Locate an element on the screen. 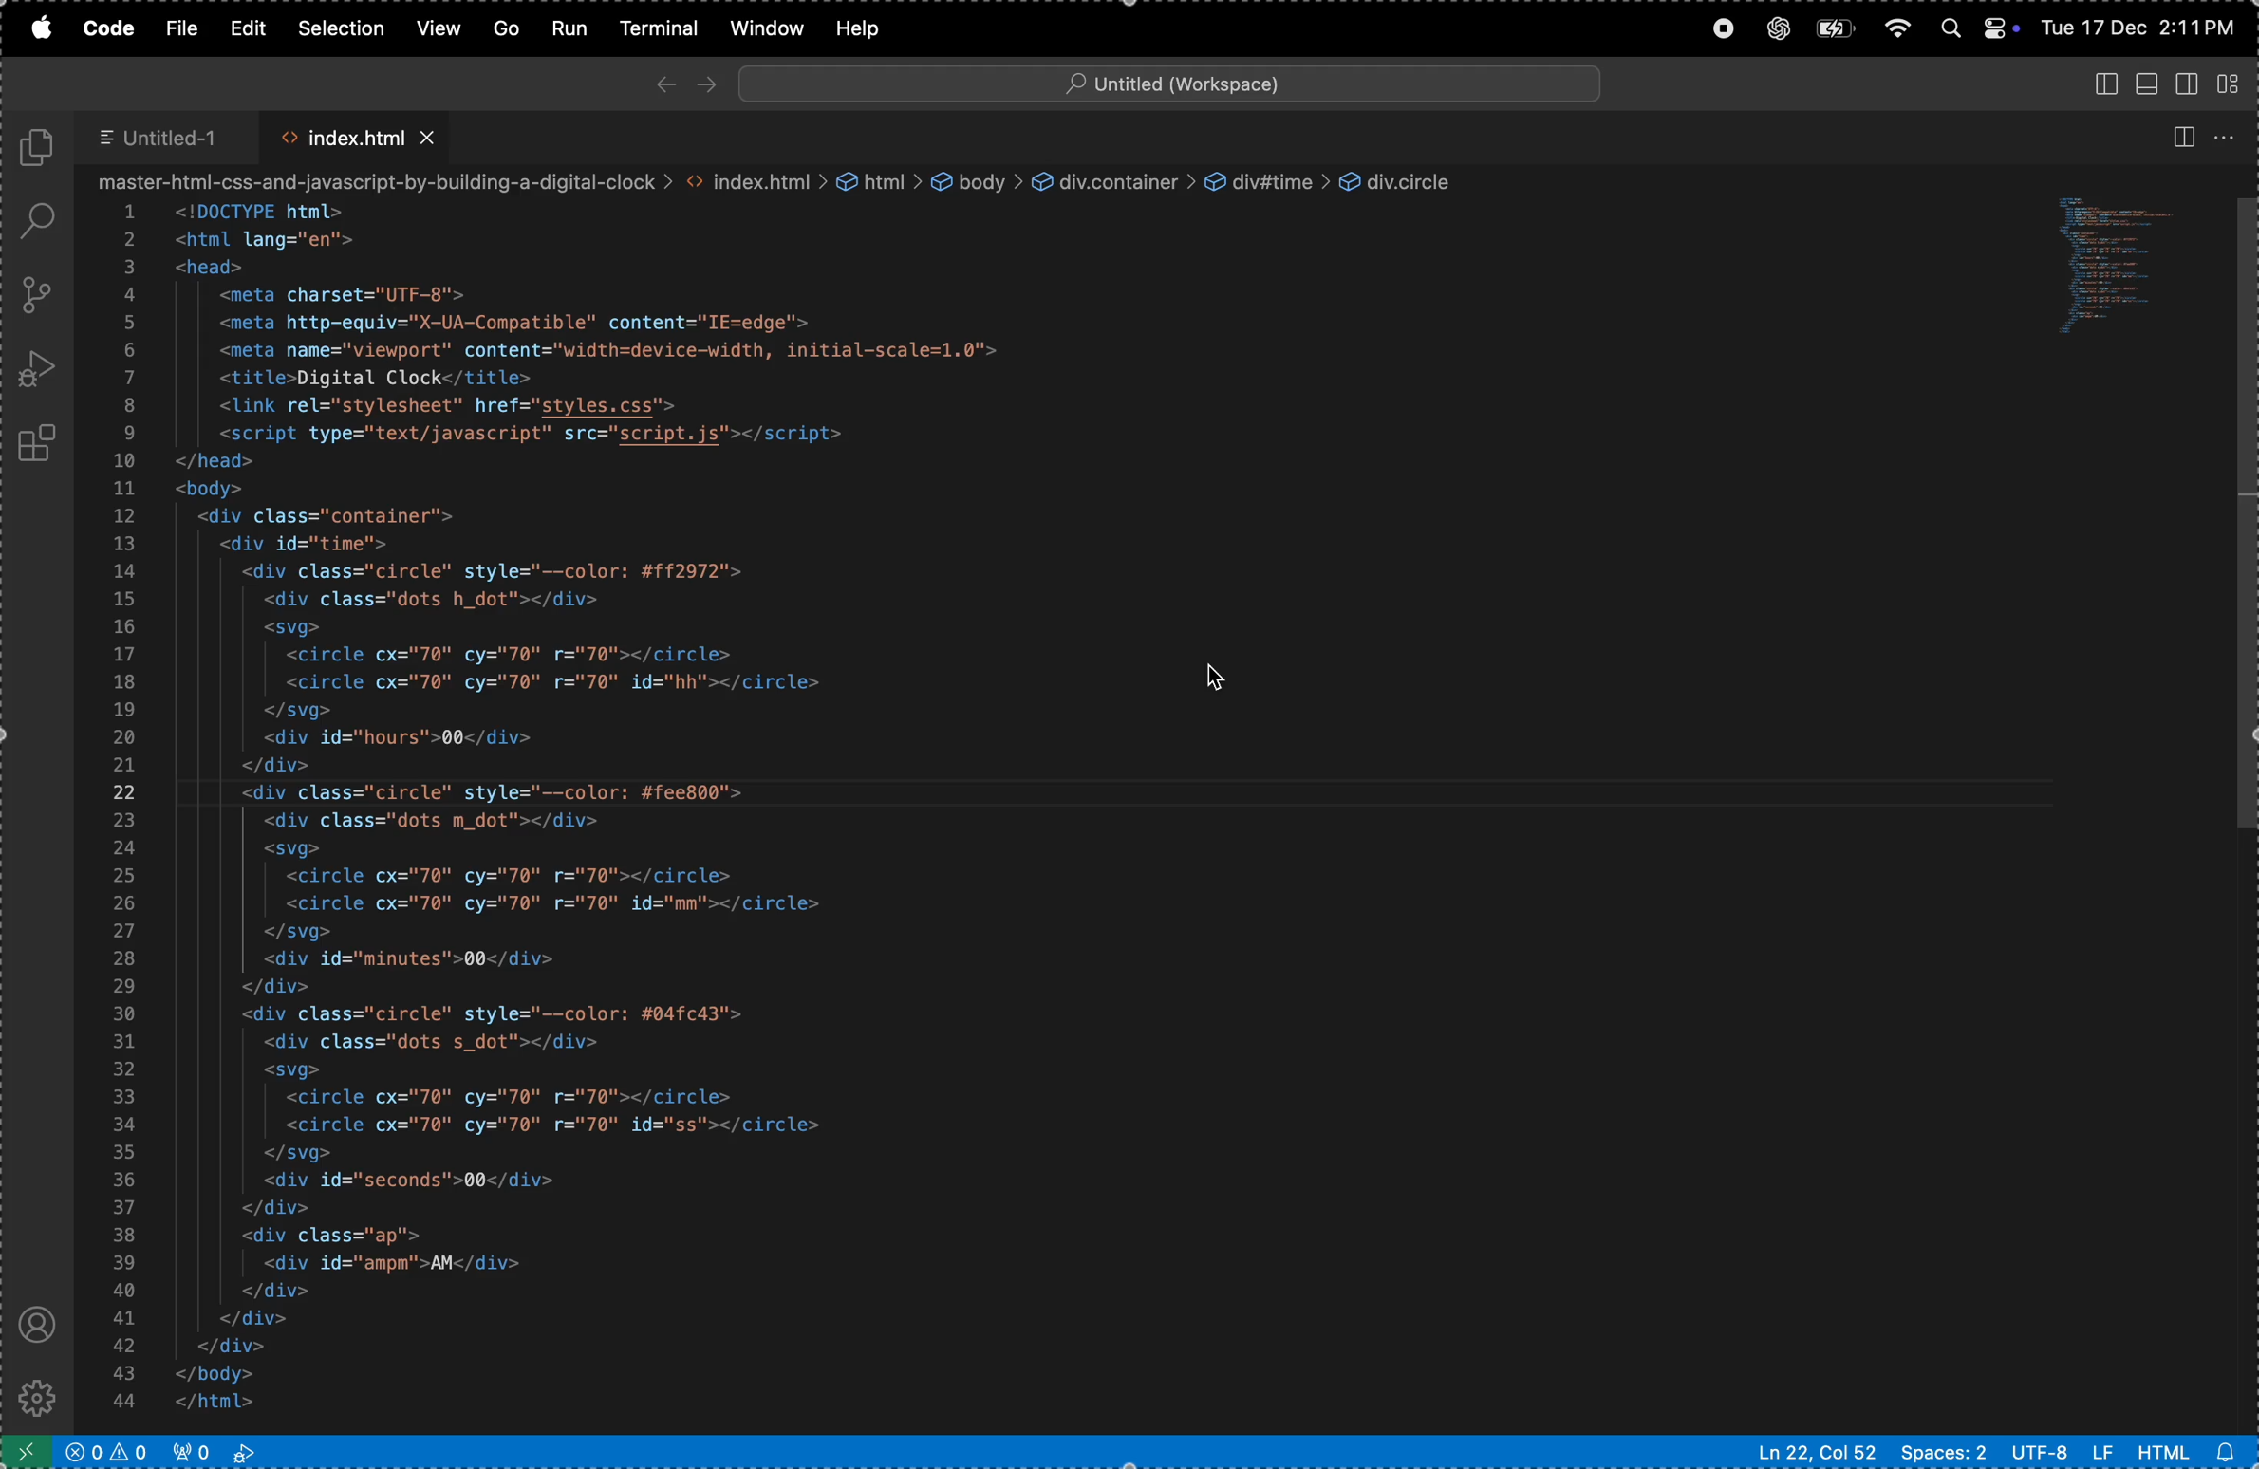 The width and height of the screenshot is (2259, 1469). code window  is located at coordinates (2133, 264).